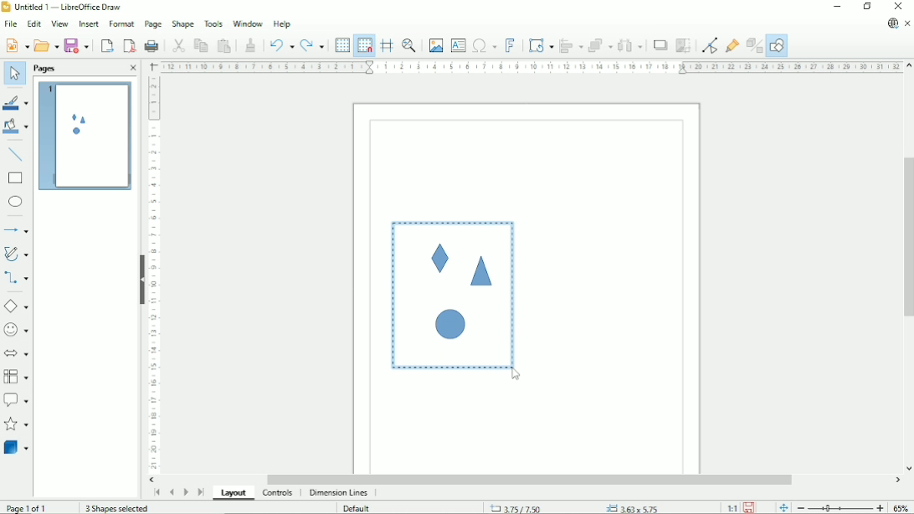 Image resolution: width=914 pixels, height=514 pixels. Describe the element at coordinates (777, 46) in the screenshot. I see `Show draw functions` at that location.